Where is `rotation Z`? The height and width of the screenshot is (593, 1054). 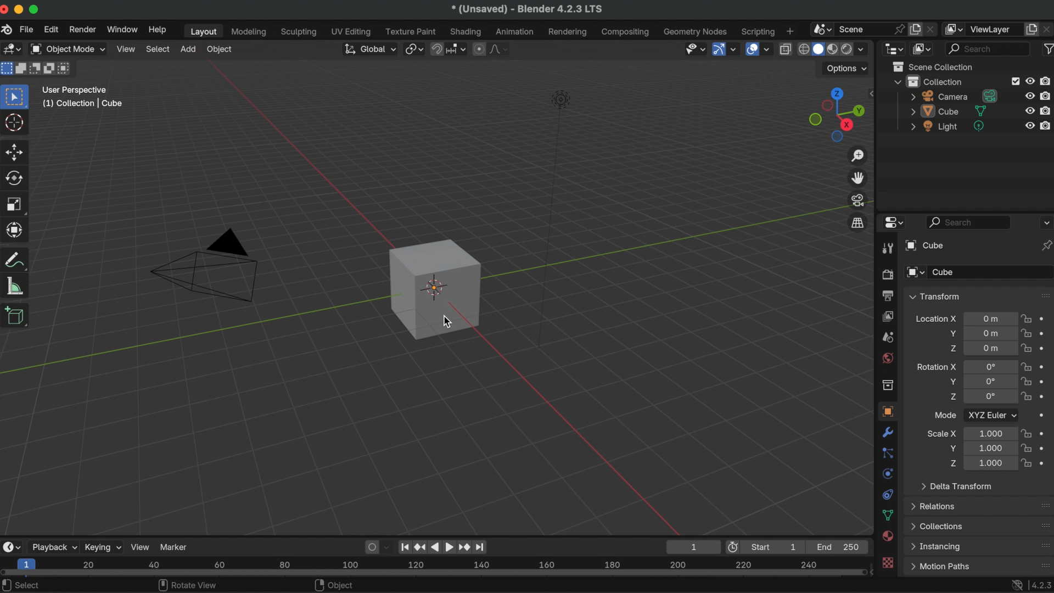
rotation Z is located at coordinates (952, 398).